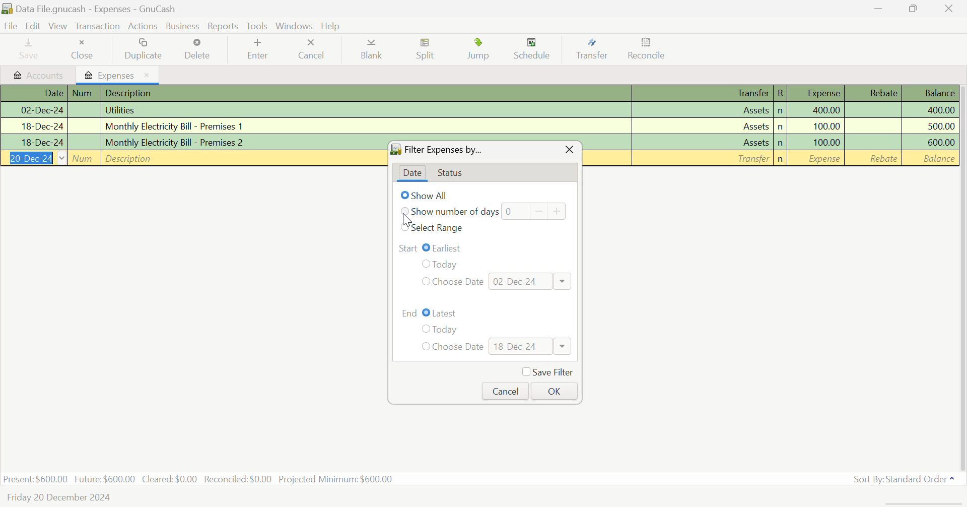 The width and height of the screenshot is (967, 507). I want to click on Premises 2 Bill, so click(243, 142).